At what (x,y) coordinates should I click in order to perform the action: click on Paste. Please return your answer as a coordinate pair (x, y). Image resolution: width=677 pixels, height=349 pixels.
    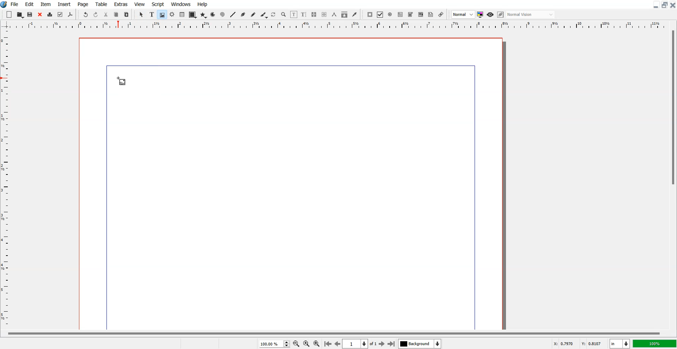
    Looking at the image, I should click on (127, 14).